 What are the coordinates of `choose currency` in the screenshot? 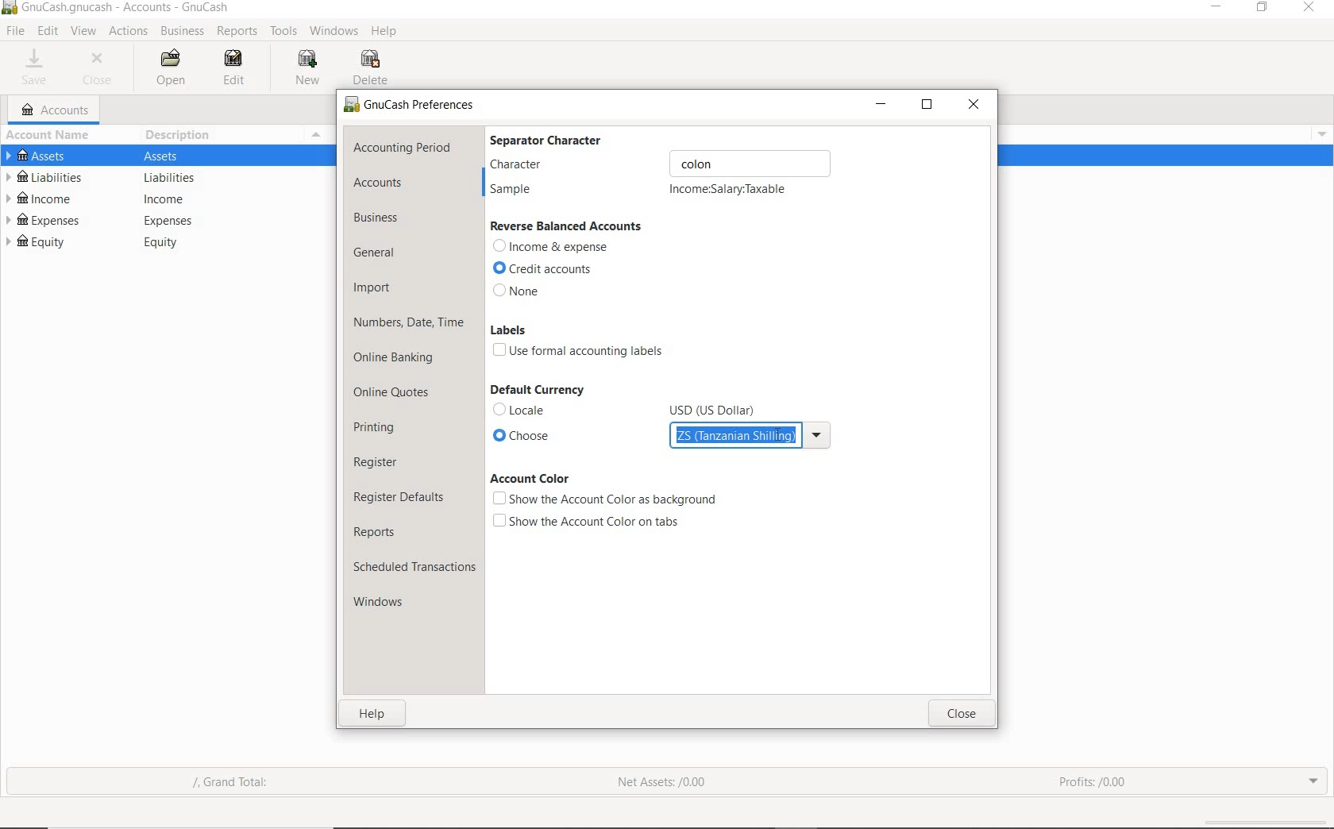 It's located at (565, 438).